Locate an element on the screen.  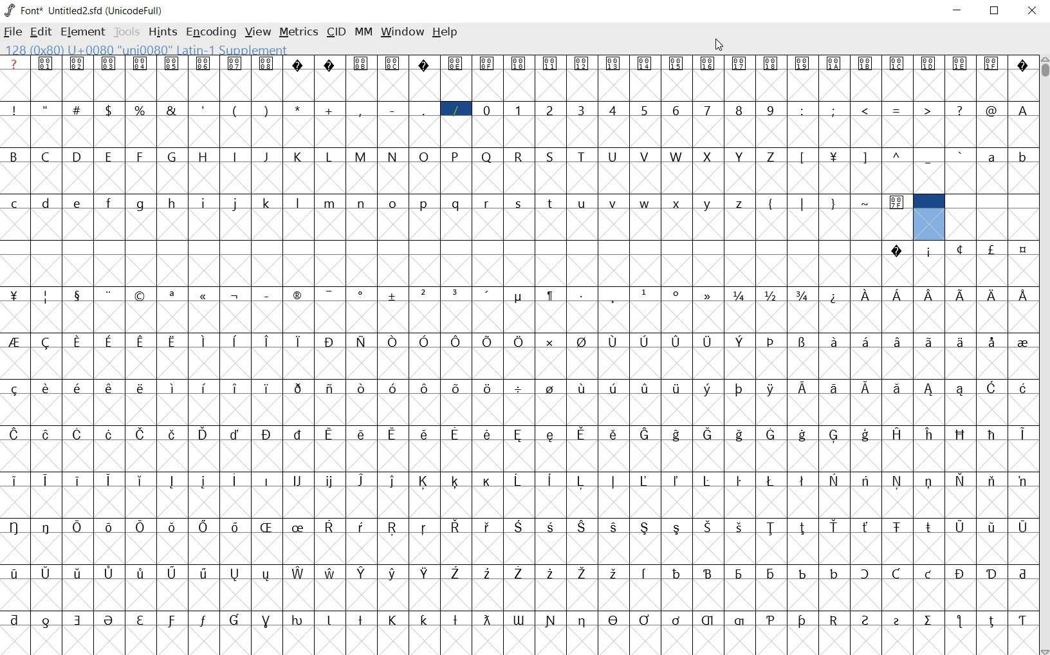
Symbol is located at coordinates (44, 573).